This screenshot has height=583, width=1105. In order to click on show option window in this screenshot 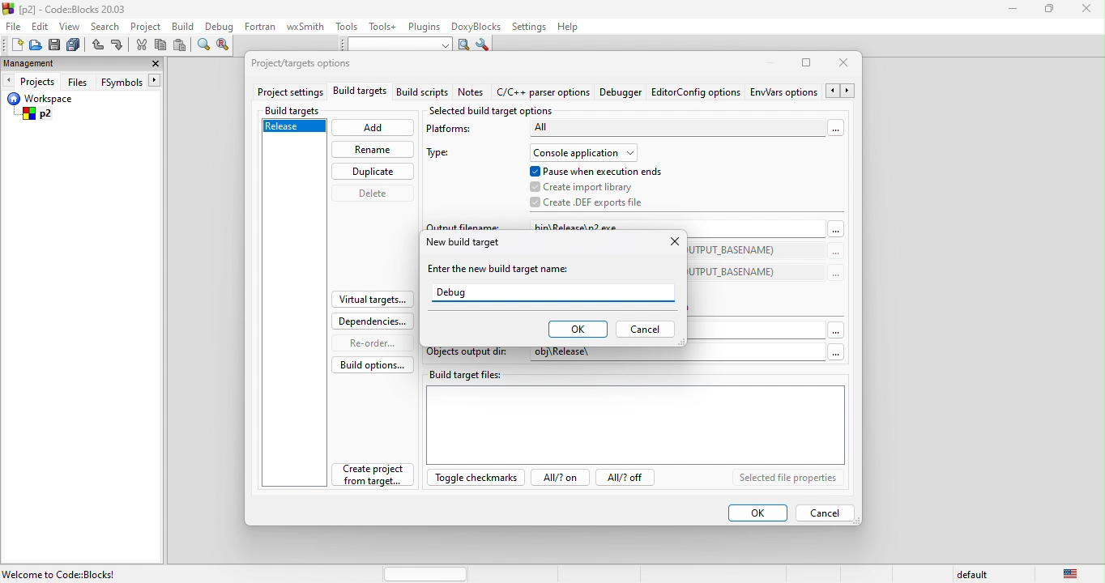, I will do `click(484, 46)`.